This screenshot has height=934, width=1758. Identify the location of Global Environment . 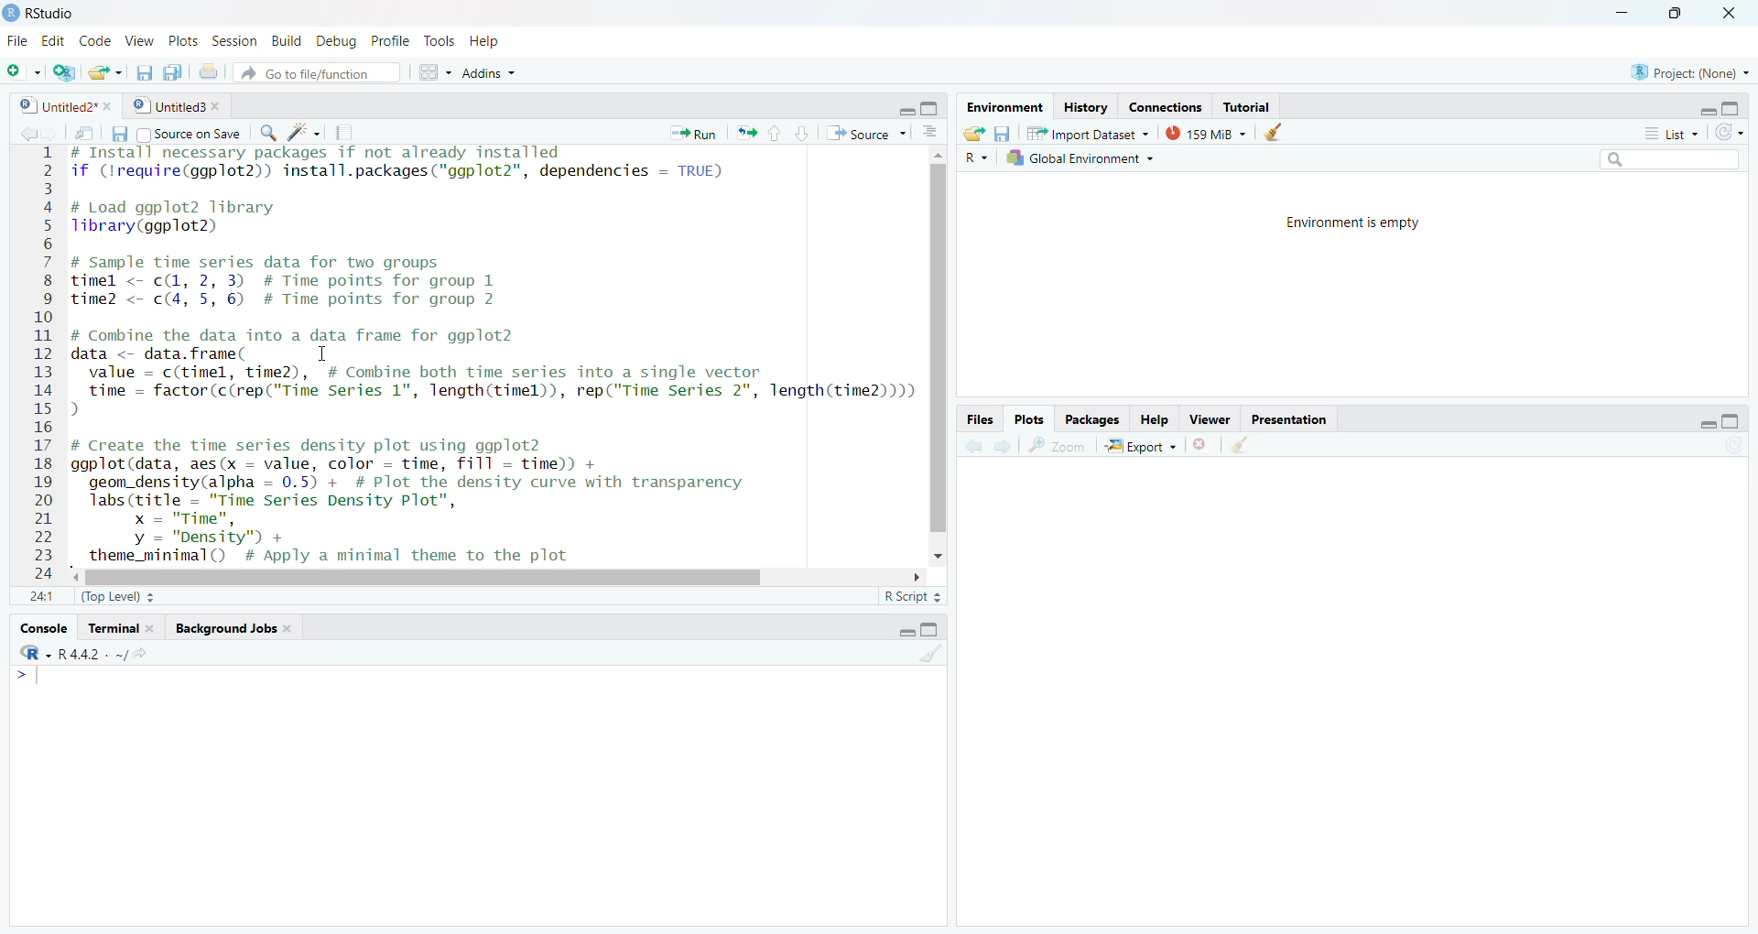
(1081, 158).